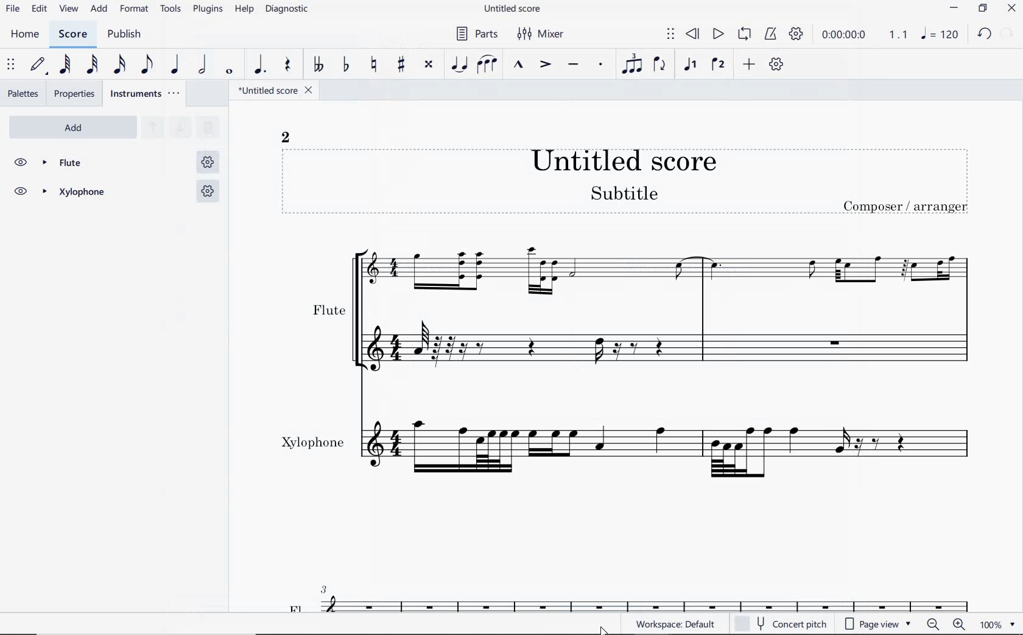  Describe the element at coordinates (776, 65) in the screenshot. I see `CUSTOMIZE TOOLBAR` at that location.